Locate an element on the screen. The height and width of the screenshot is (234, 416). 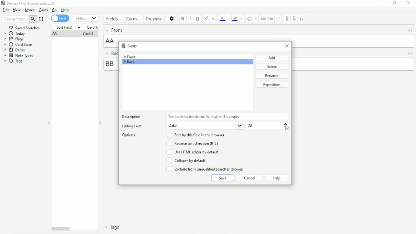
Flags is located at coordinates (14, 39).